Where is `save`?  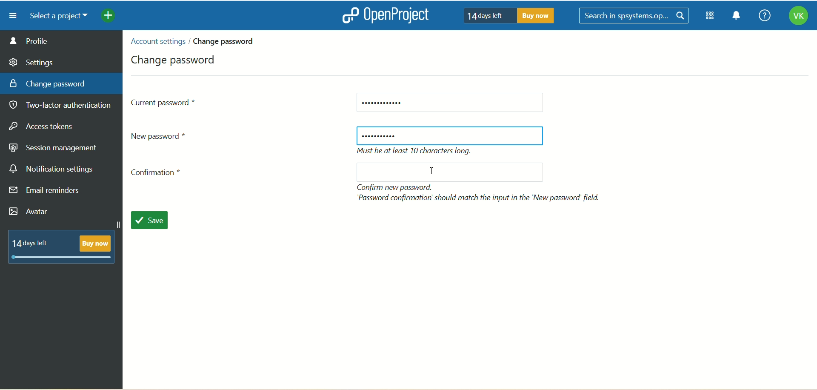 save is located at coordinates (154, 221).